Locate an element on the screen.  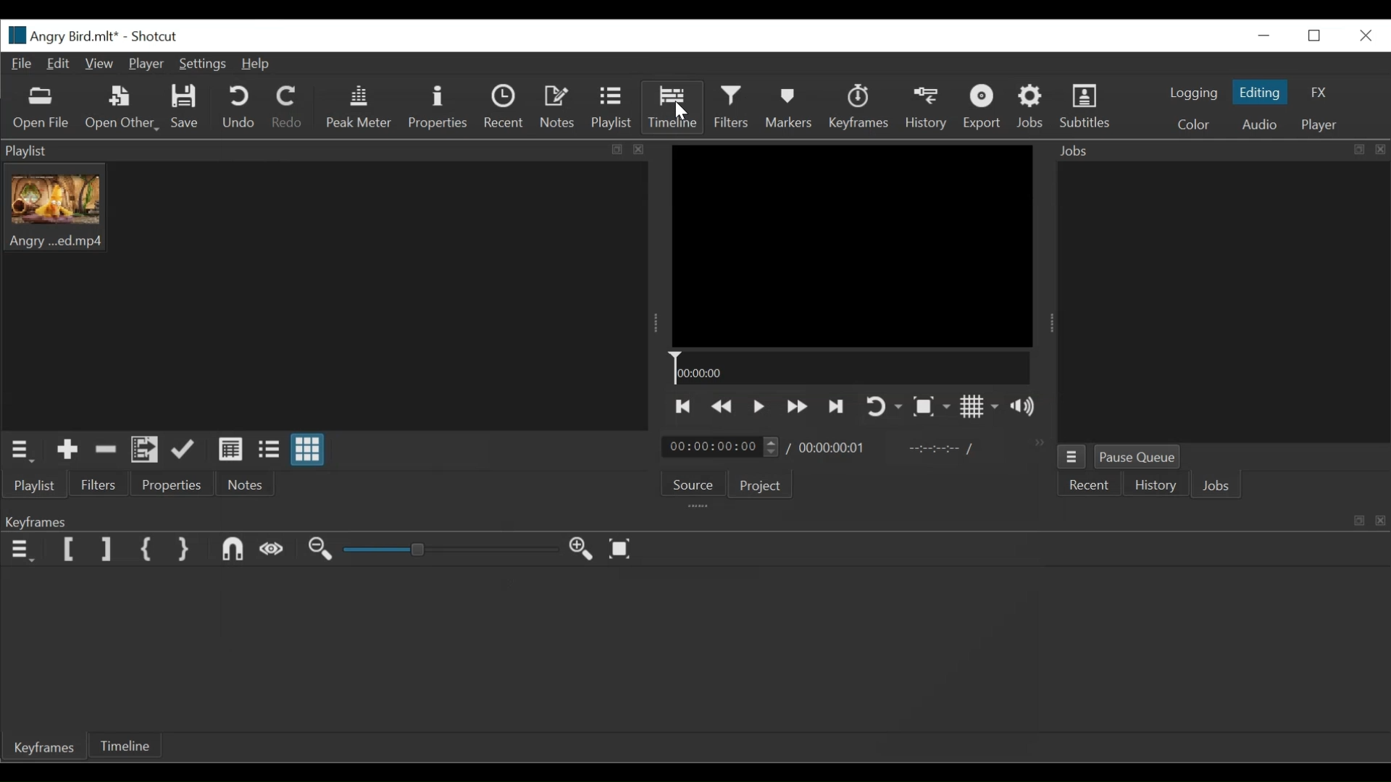
File is located at coordinates (22, 64).